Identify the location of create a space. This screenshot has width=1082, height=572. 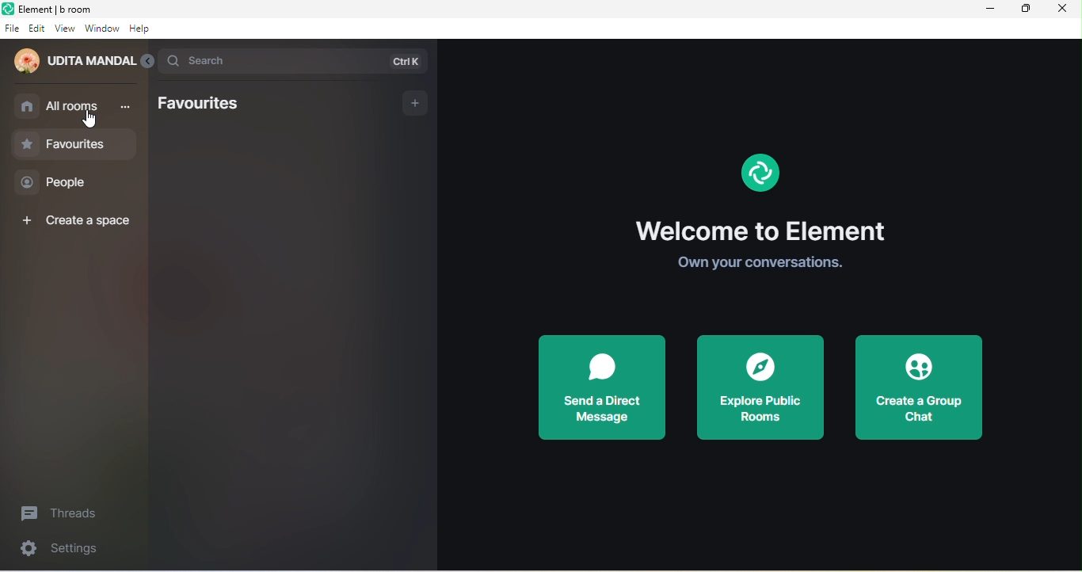
(79, 221).